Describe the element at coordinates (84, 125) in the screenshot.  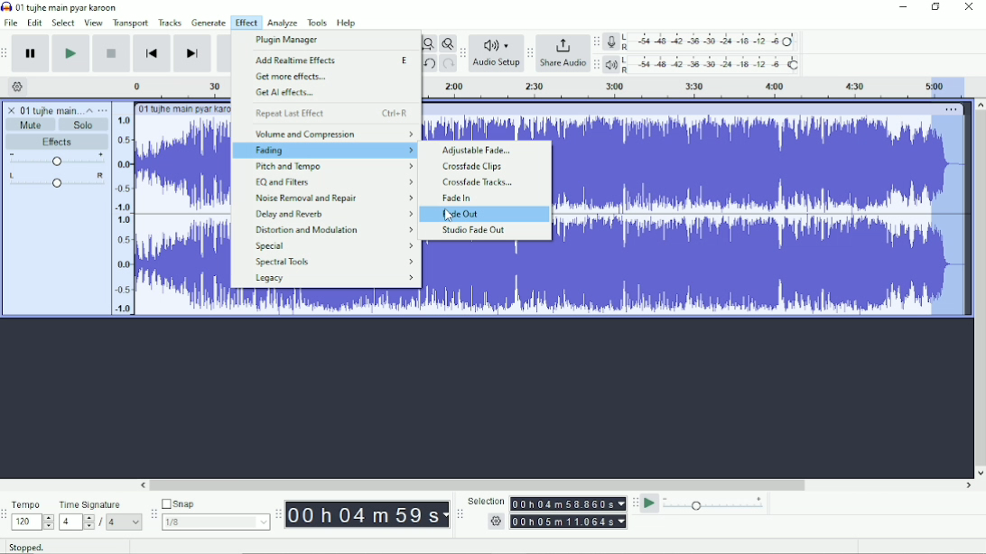
I see `Solo` at that location.